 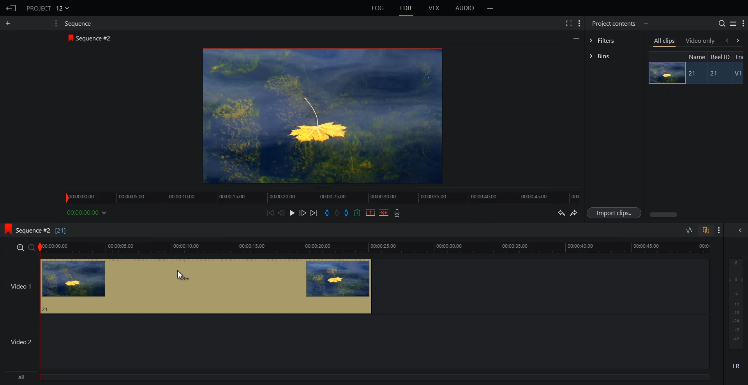 What do you see at coordinates (376, 247) in the screenshot?
I see `video time` at bounding box center [376, 247].